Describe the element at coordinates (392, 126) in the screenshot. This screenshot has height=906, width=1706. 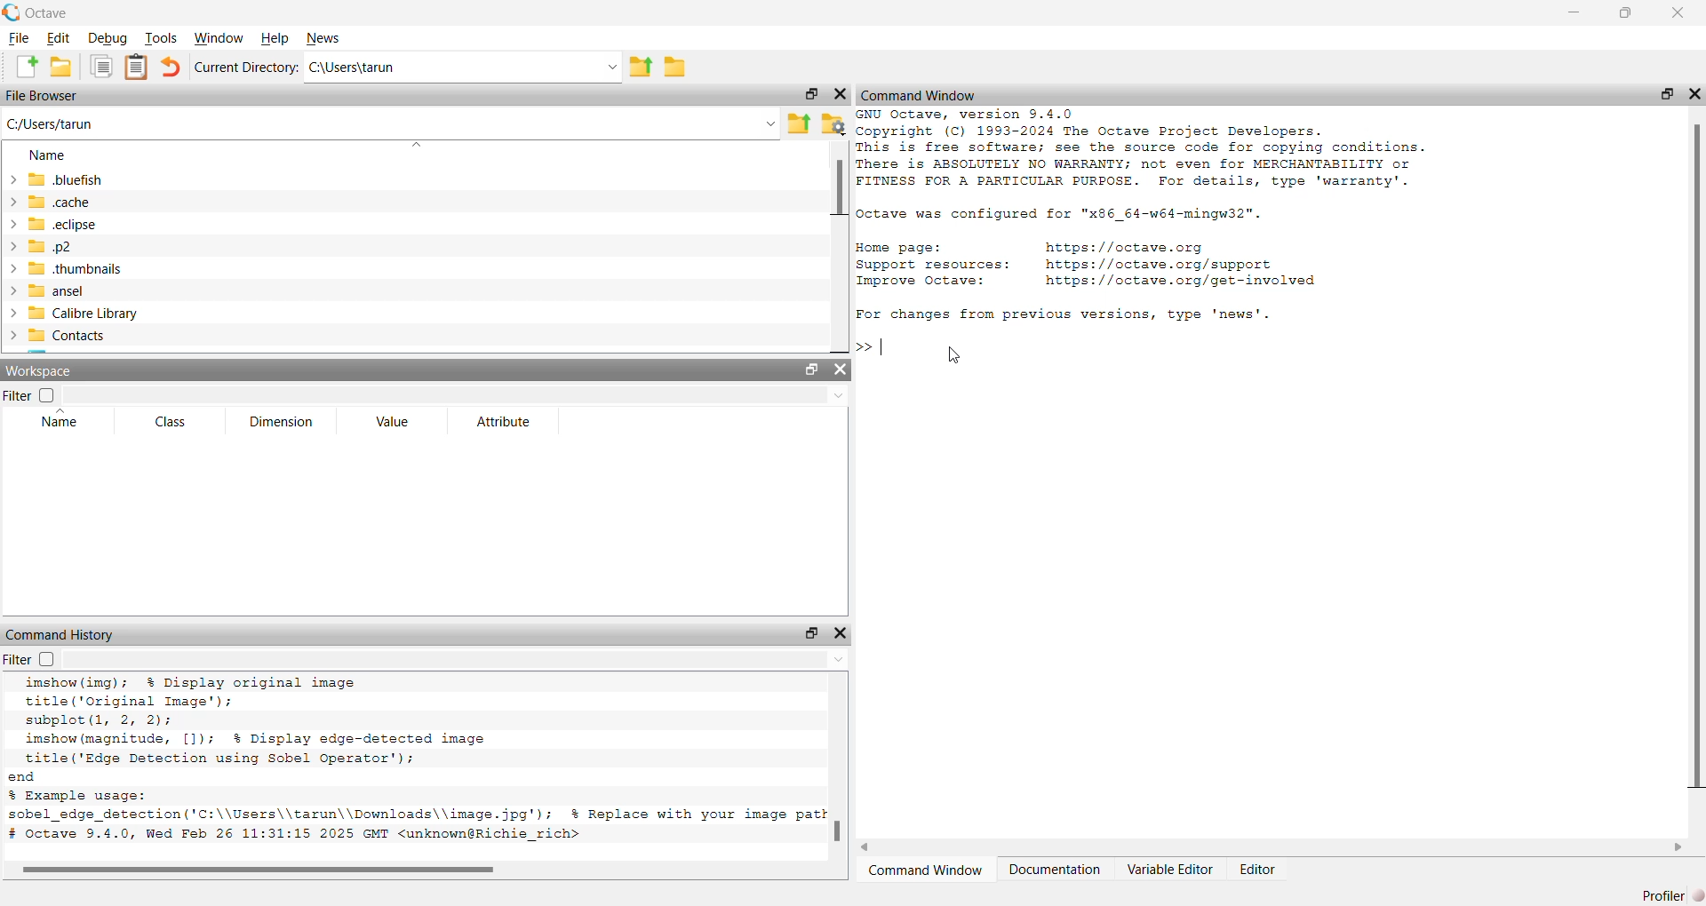
I see `C:/Users/tarun` at that location.